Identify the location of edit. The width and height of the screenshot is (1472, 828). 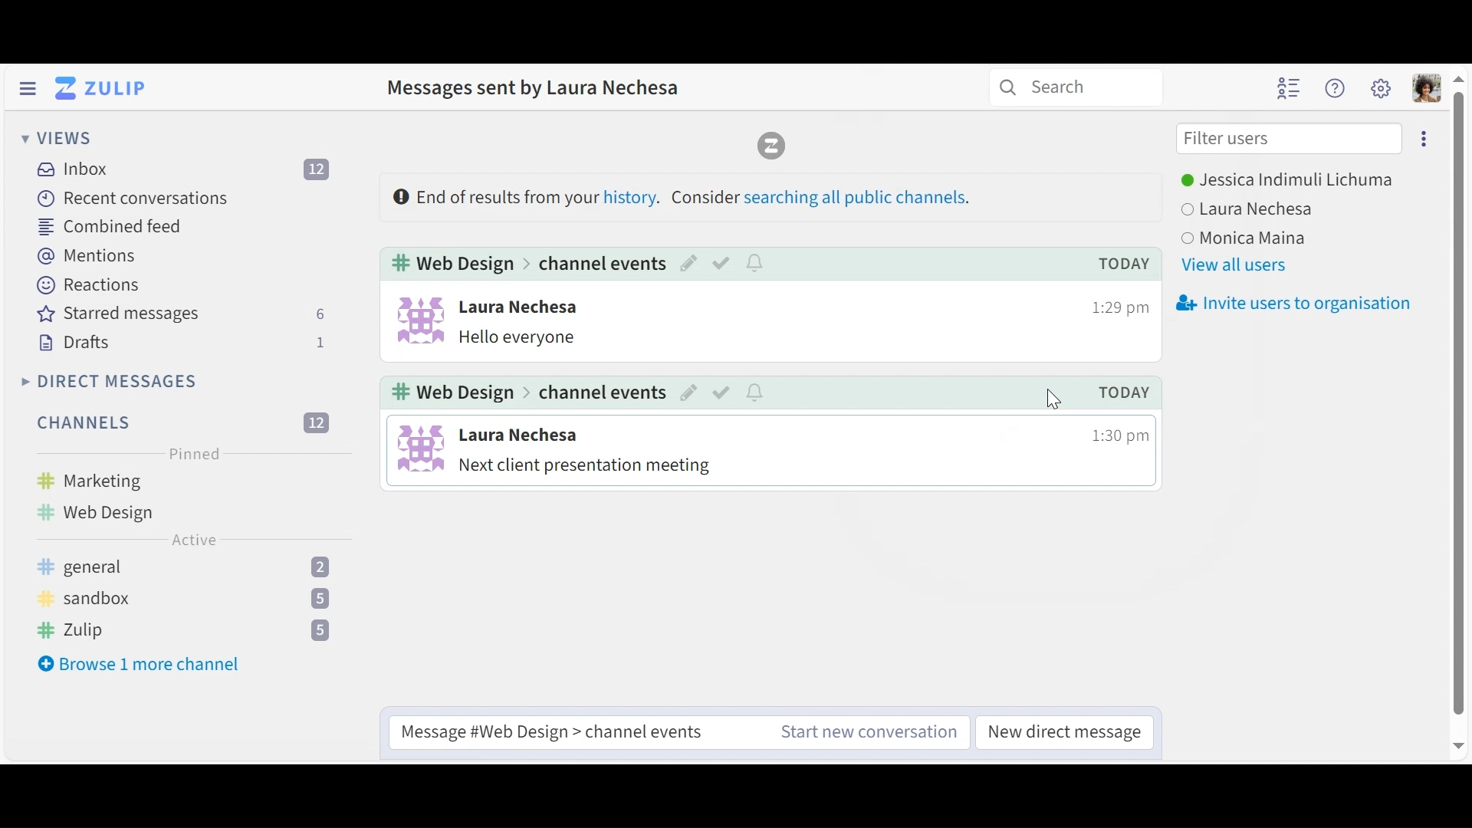
(689, 396).